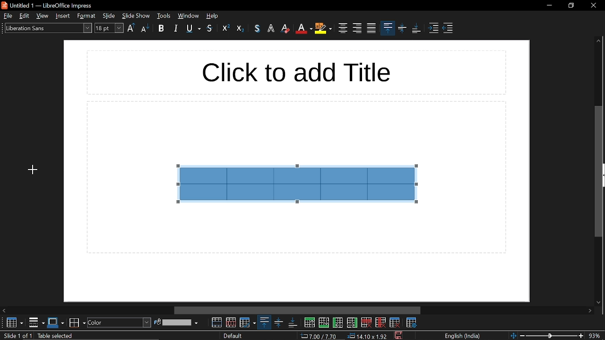 The width and height of the screenshot is (605, 340). I want to click on fill color, so click(157, 322).